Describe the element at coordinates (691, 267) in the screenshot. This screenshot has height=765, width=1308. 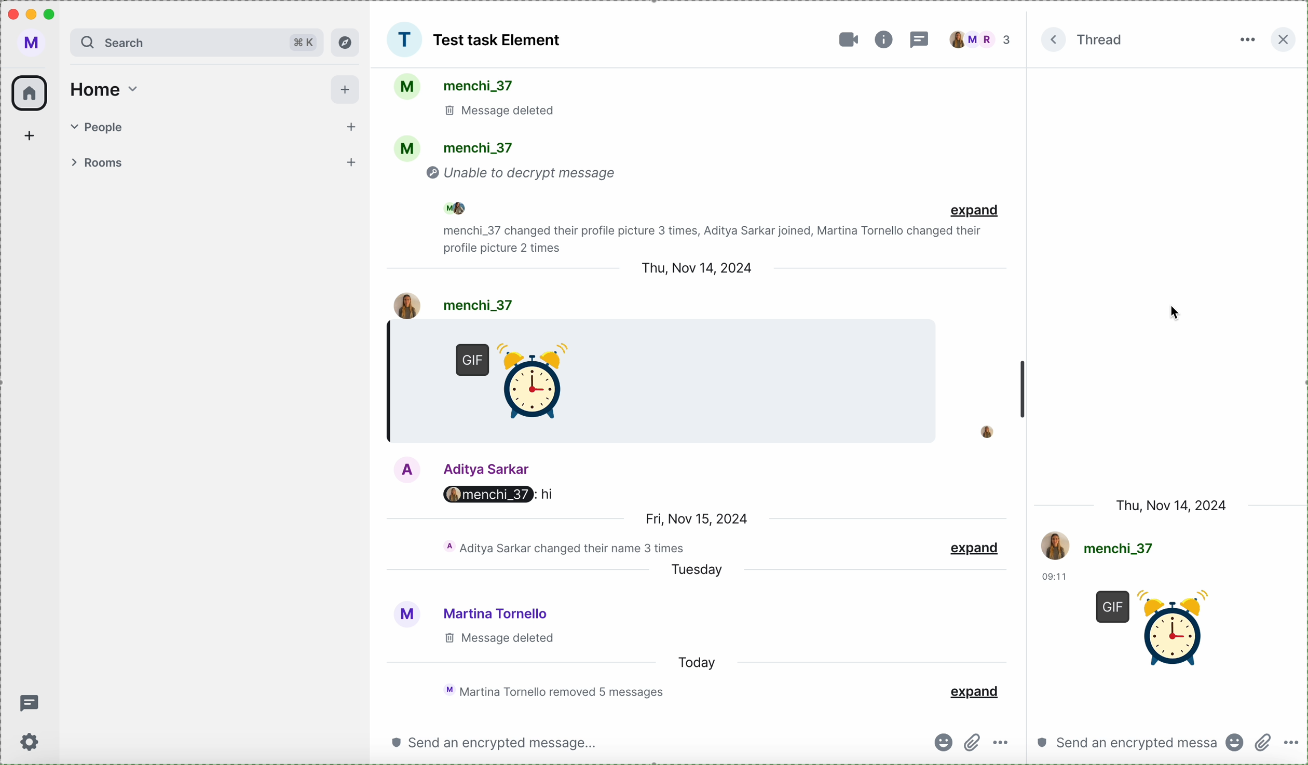
I see `date` at that location.